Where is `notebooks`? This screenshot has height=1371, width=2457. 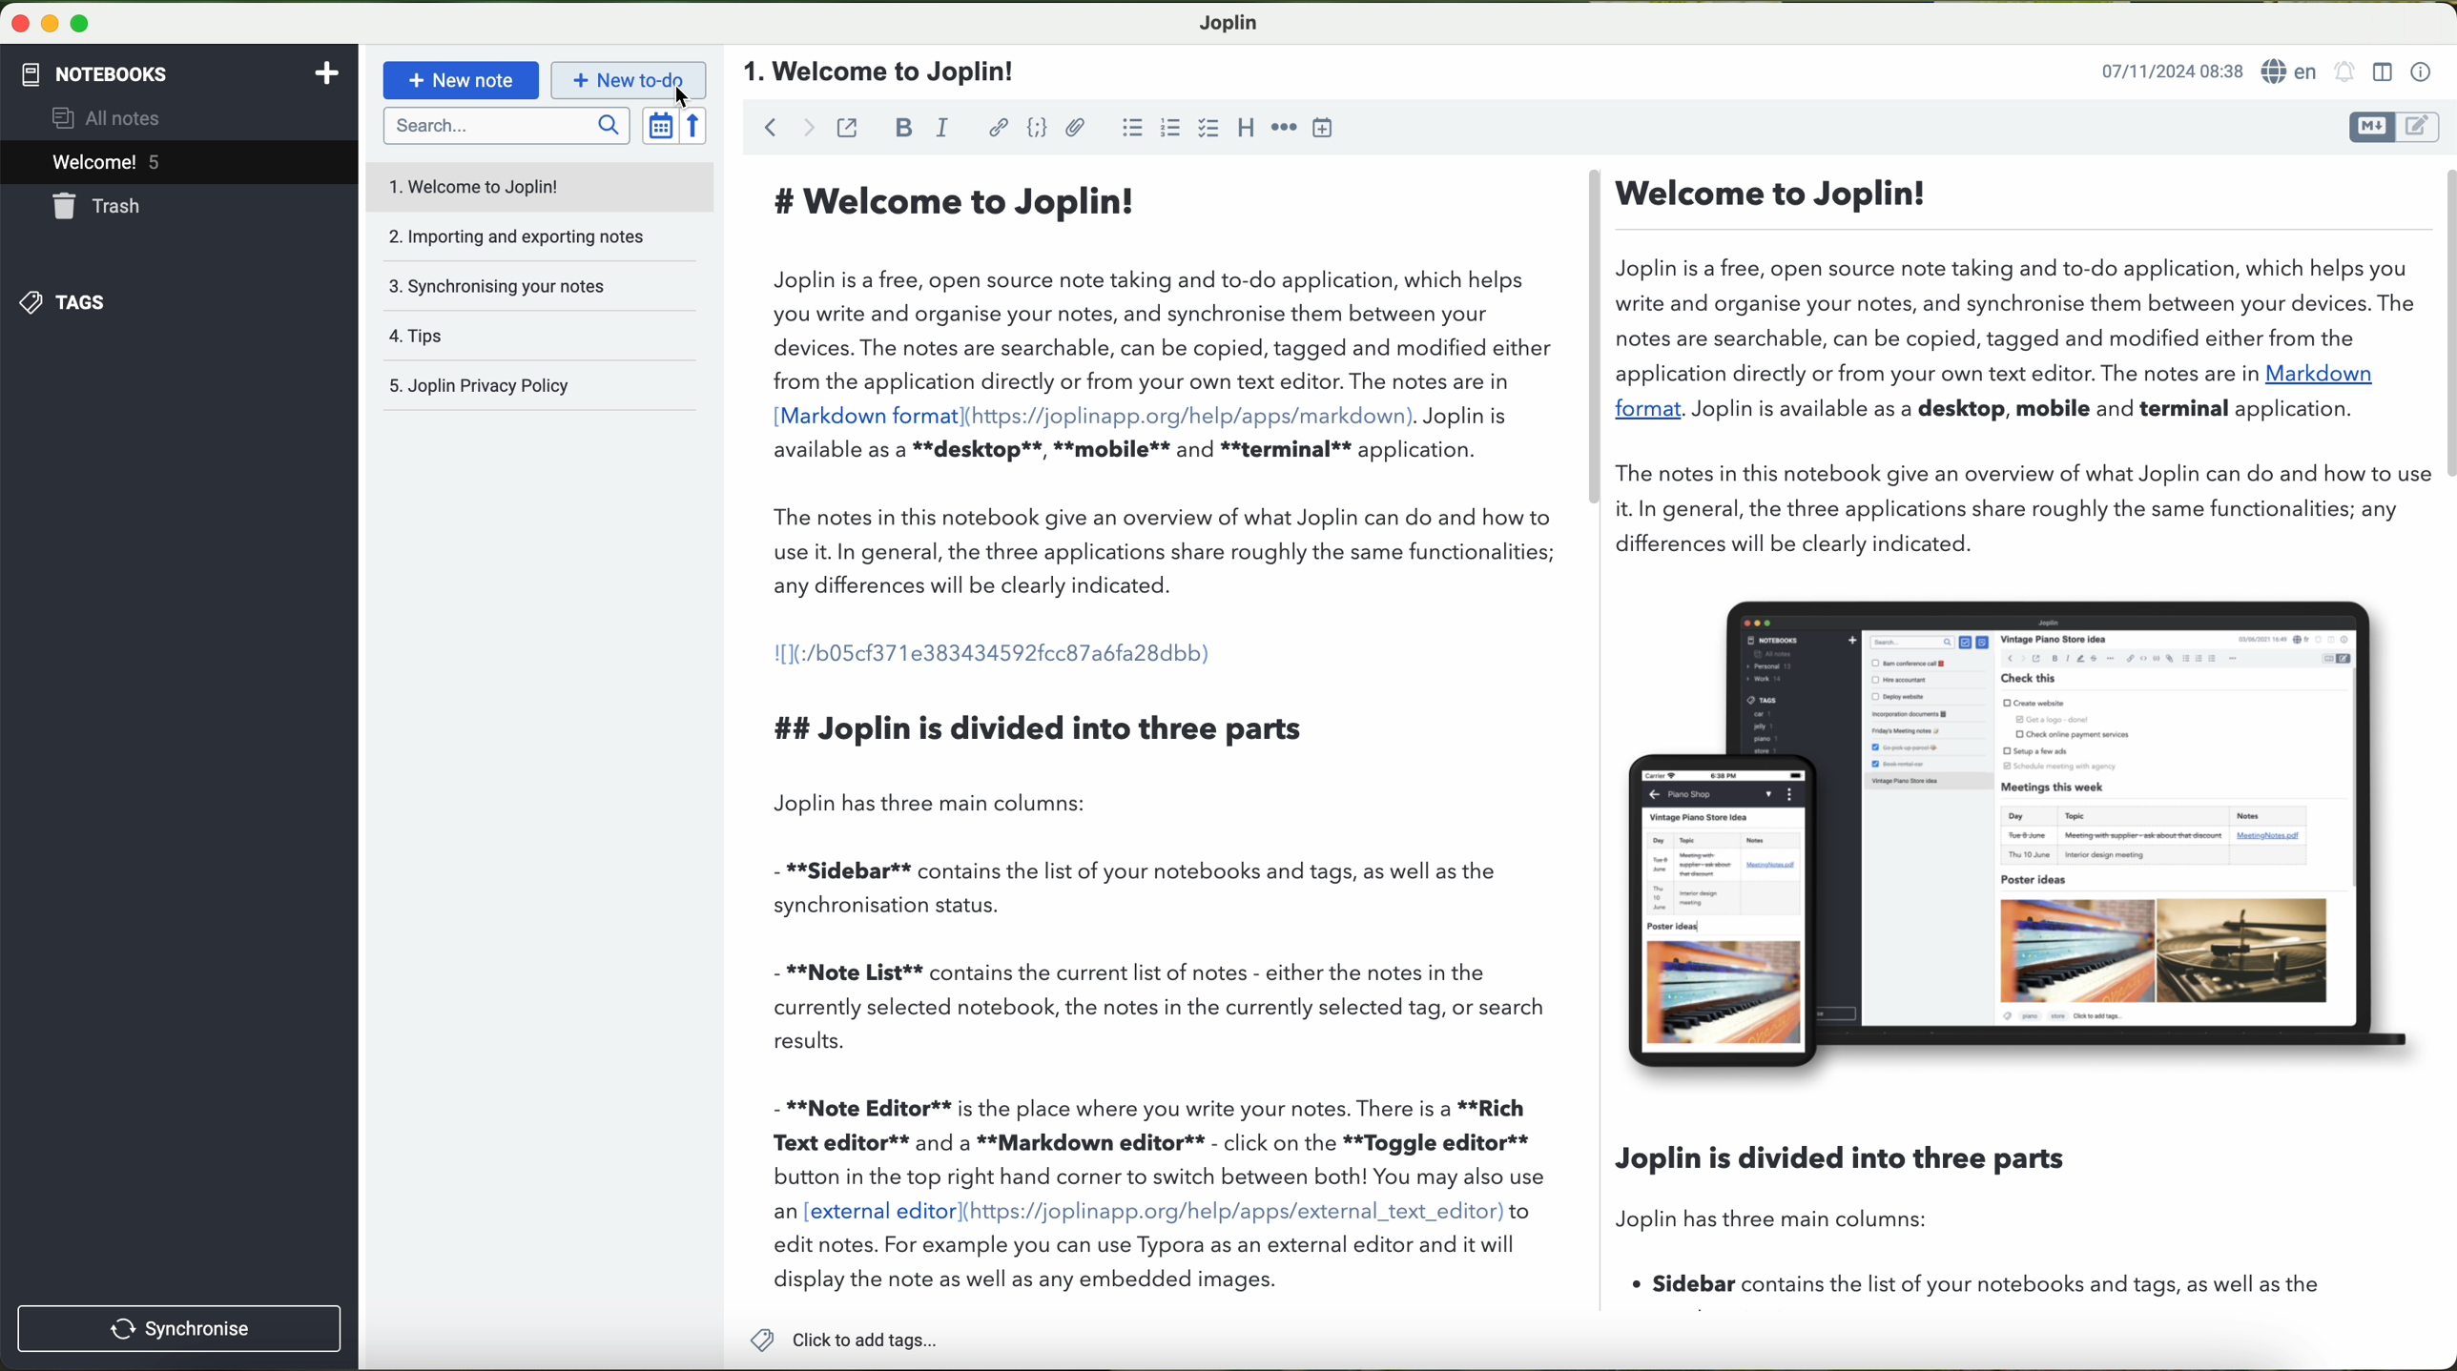
notebooks is located at coordinates (93, 71).